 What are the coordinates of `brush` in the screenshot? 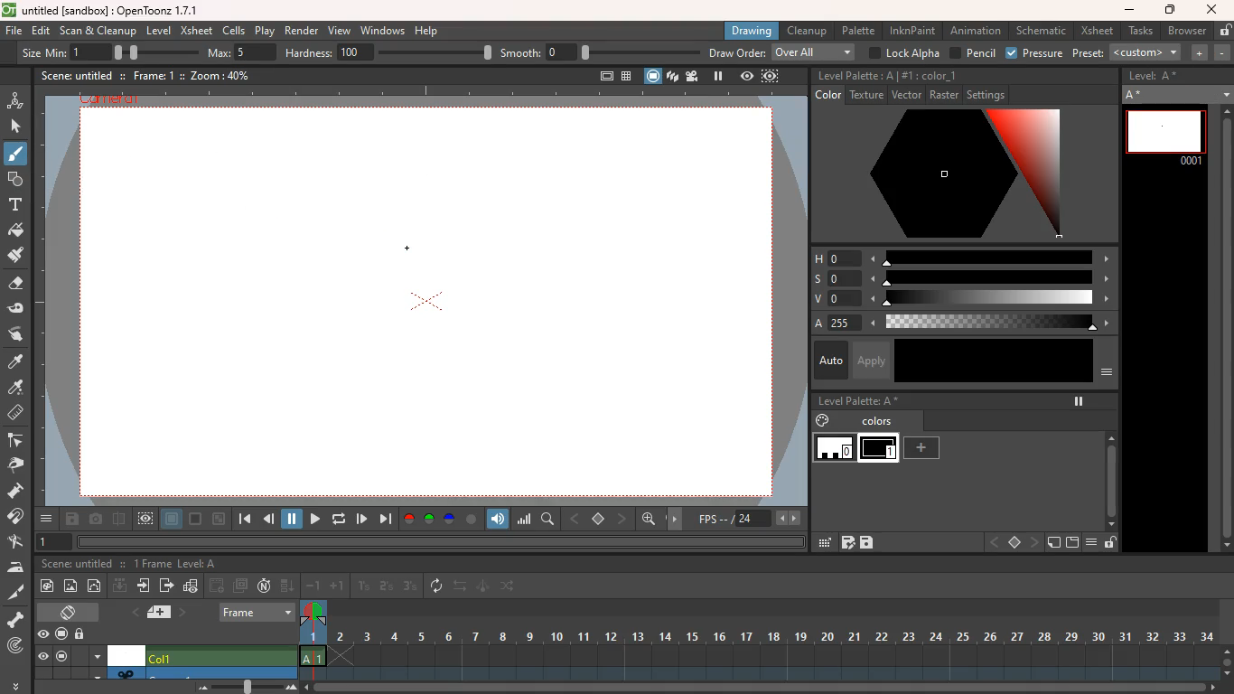 It's located at (14, 157).